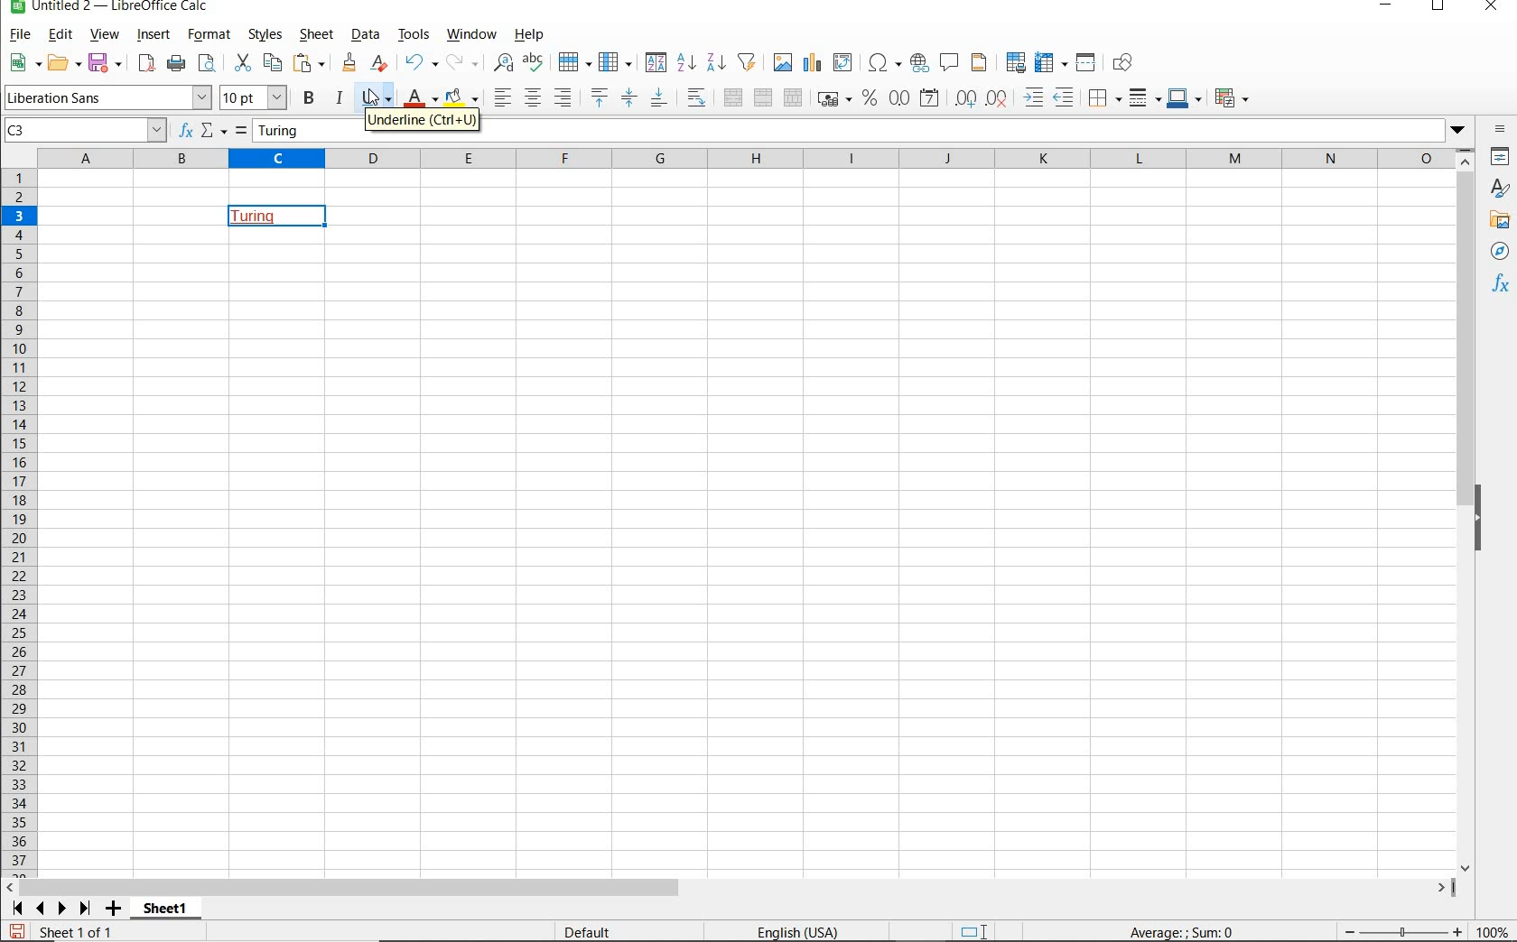 The height and width of the screenshot is (942, 1517). I want to click on SHOW DRAW FUNCTIONS, so click(1121, 63).